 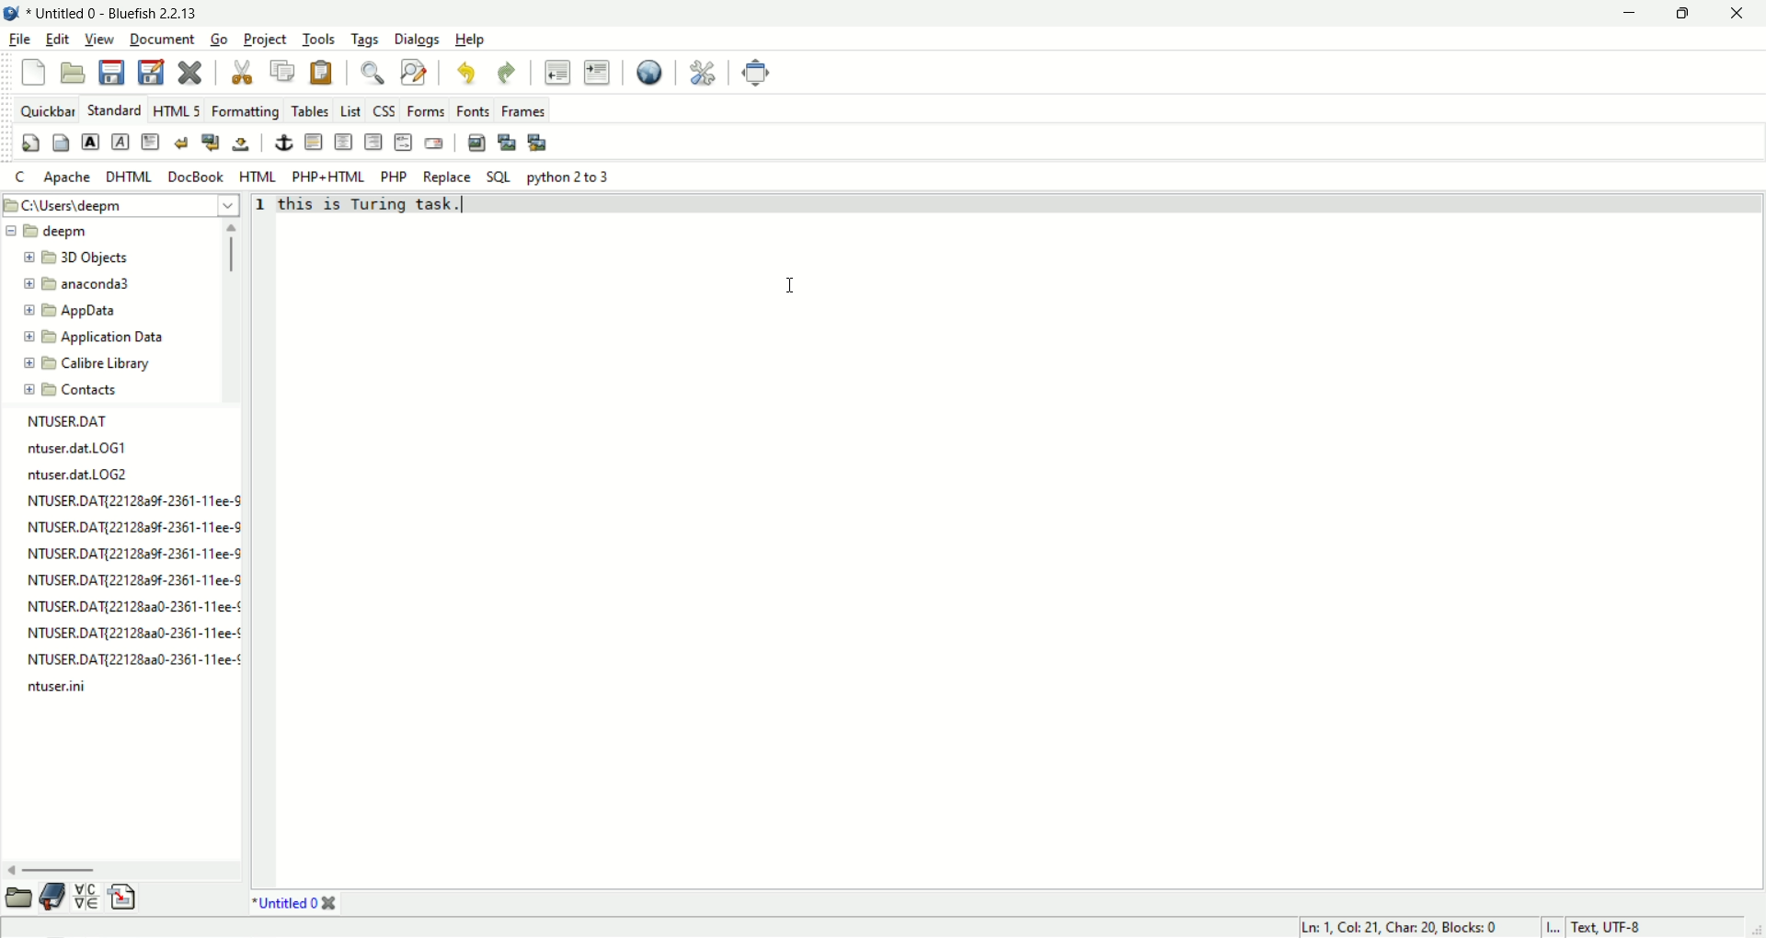 What do you see at coordinates (417, 39) in the screenshot?
I see `Dialogs` at bounding box center [417, 39].